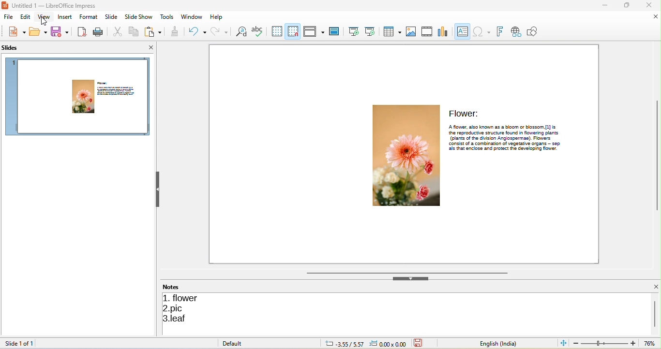 This screenshot has height=349, width=661. Describe the element at coordinates (604, 343) in the screenshot. I see `edit zoom` at that location.